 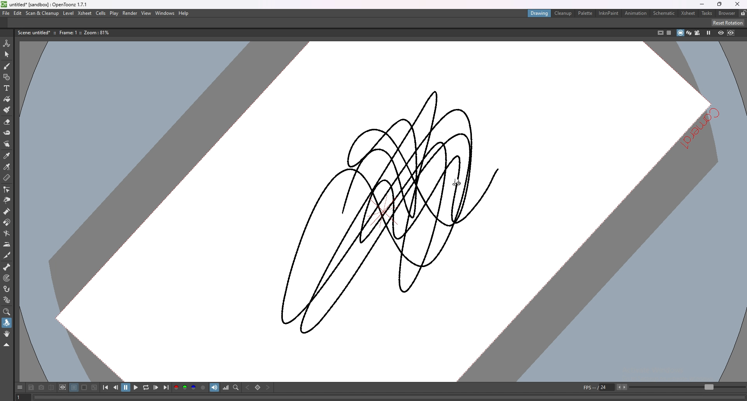 What do you see at coordinates (136, 387) in the screenshot?
I see `play` at bounding box center [136, 387].